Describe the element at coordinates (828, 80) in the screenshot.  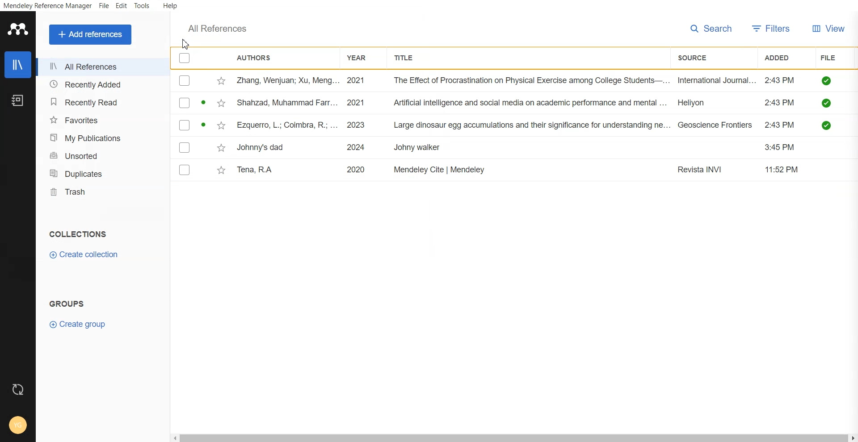
I see `saved` at that location.